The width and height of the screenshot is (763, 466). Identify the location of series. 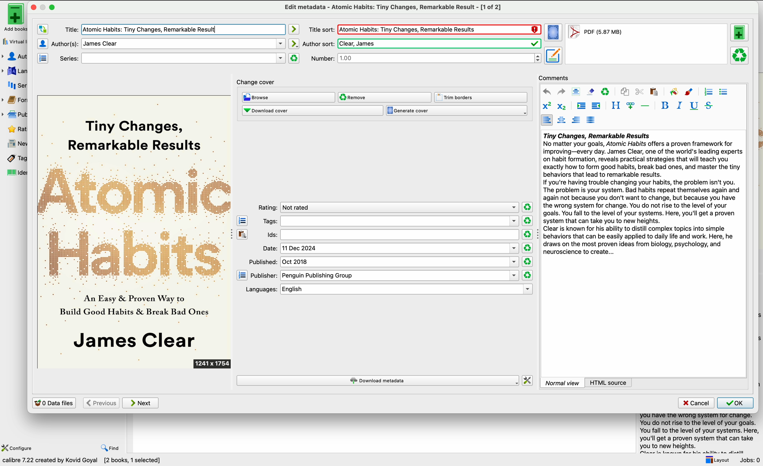
(170, 58).